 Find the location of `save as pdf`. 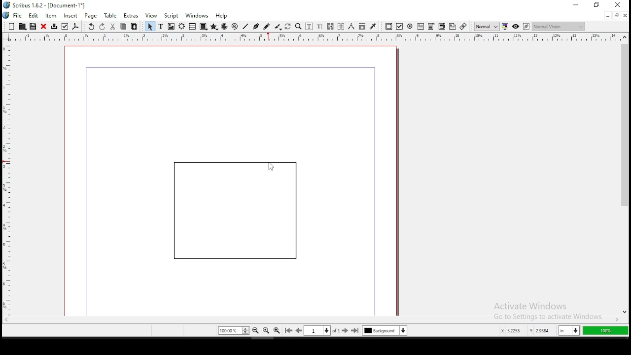

save as pdf is located at coordinates (75, 27).